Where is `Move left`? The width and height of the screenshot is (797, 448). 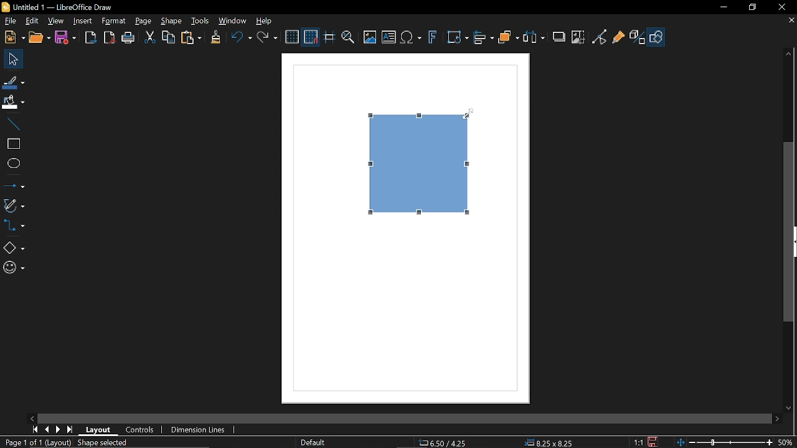
Move left is located at coordinates (31, 416).